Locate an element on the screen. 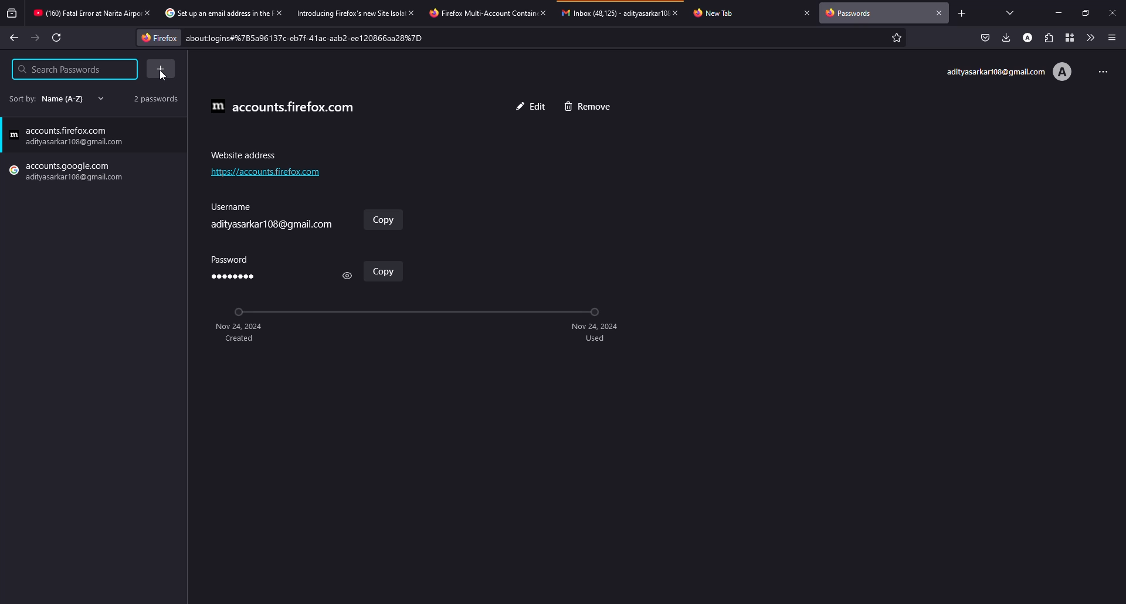 This screenshot has height=604, width=1126. tab is located at coordinates (84, 14).